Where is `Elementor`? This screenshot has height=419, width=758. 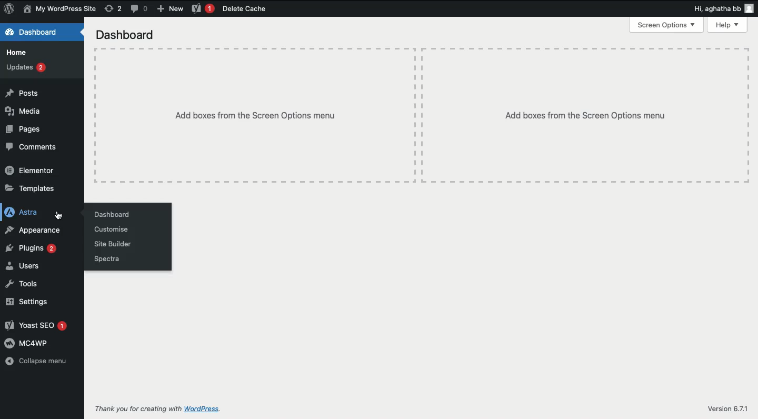 Elementor is located at coordinates (29, 169).